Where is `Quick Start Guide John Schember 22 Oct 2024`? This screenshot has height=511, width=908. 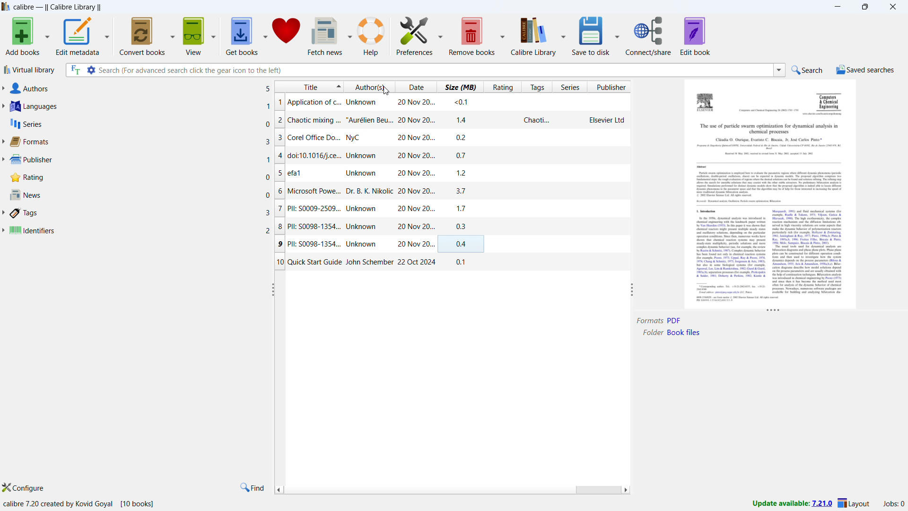 Quick Start Guide John Schember 22 Oct 2024 is located at coordinates (362, 262).